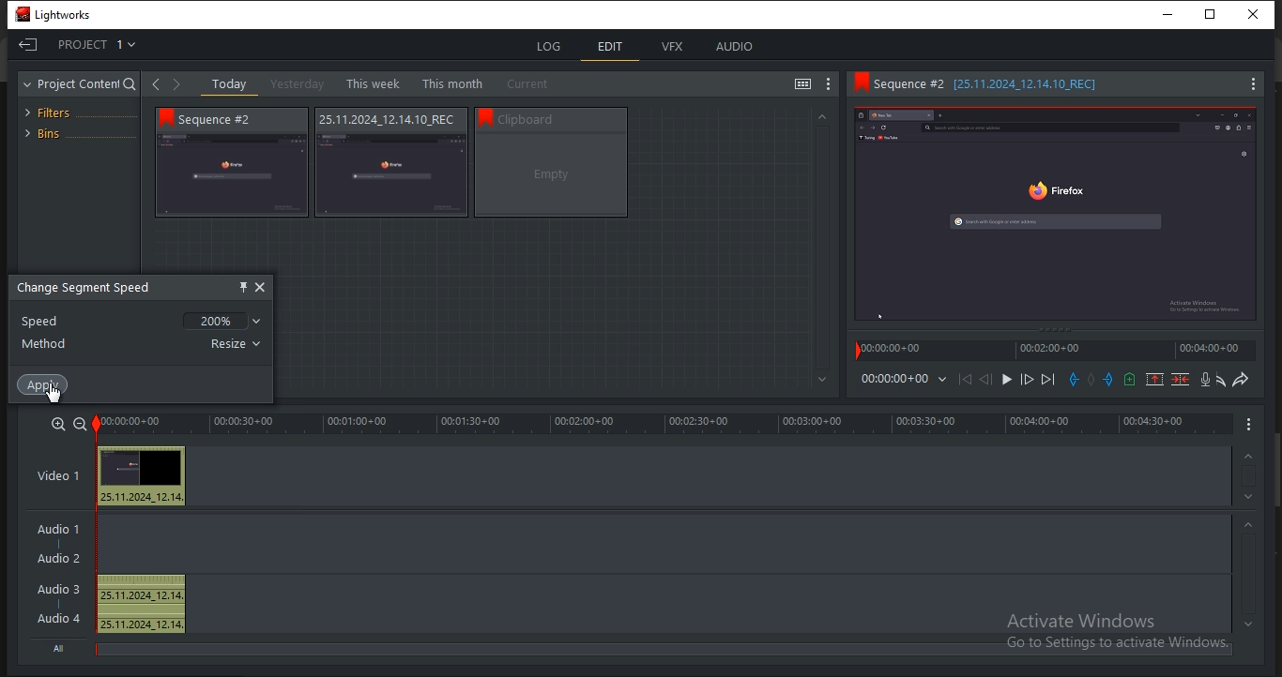 Image resolution: width=1282 pixels, height=677 pixels. What do you see at coordinates (80, 423) in the screenshot?
I see `zoom out` at bounding box center [80, 423].